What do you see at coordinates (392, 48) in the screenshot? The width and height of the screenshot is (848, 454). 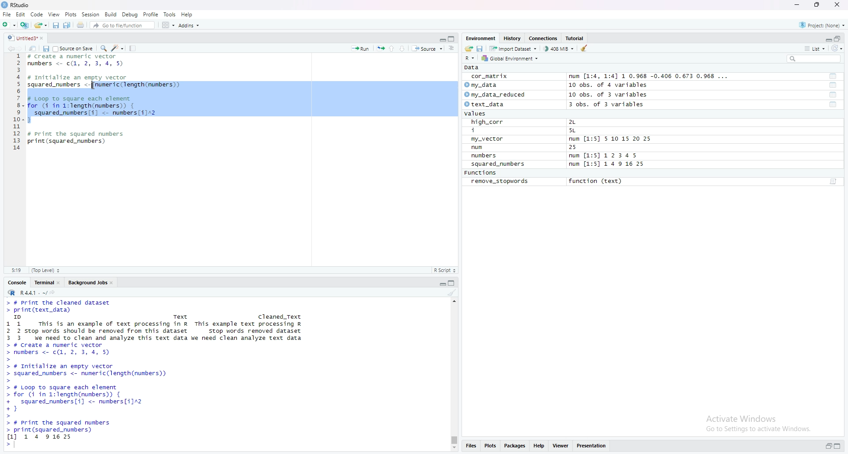 I see `up` at bounding box center [392, 48].